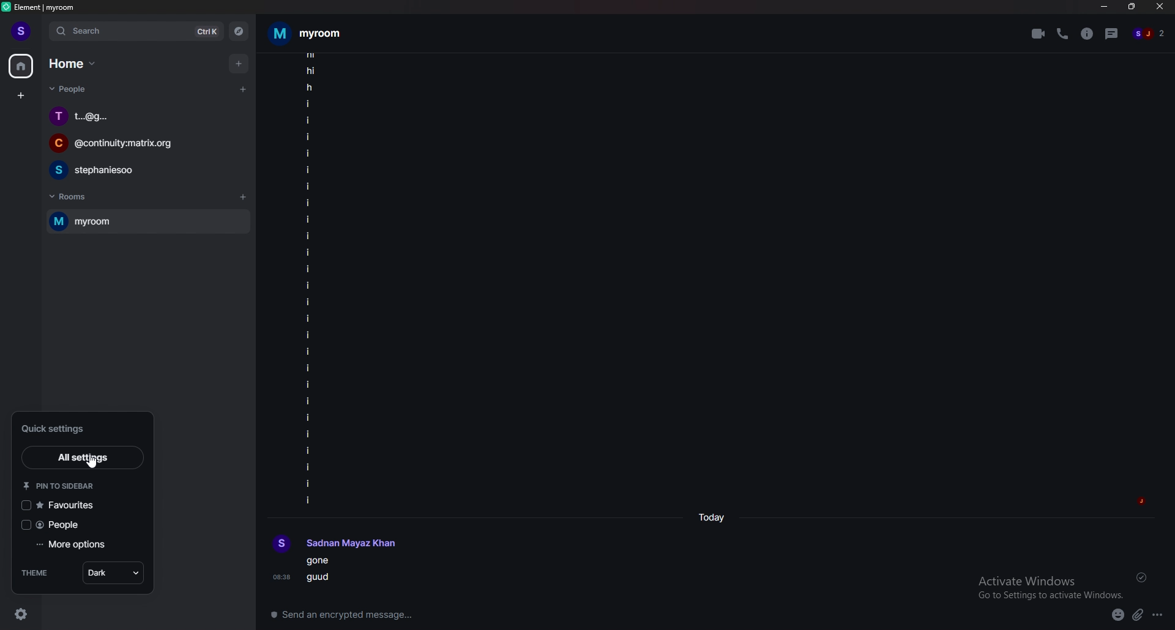 This screenshot has width=1175, height=630. Describe the element at coordinates (309, 278) in the screenshot. I see `texts` at that location.